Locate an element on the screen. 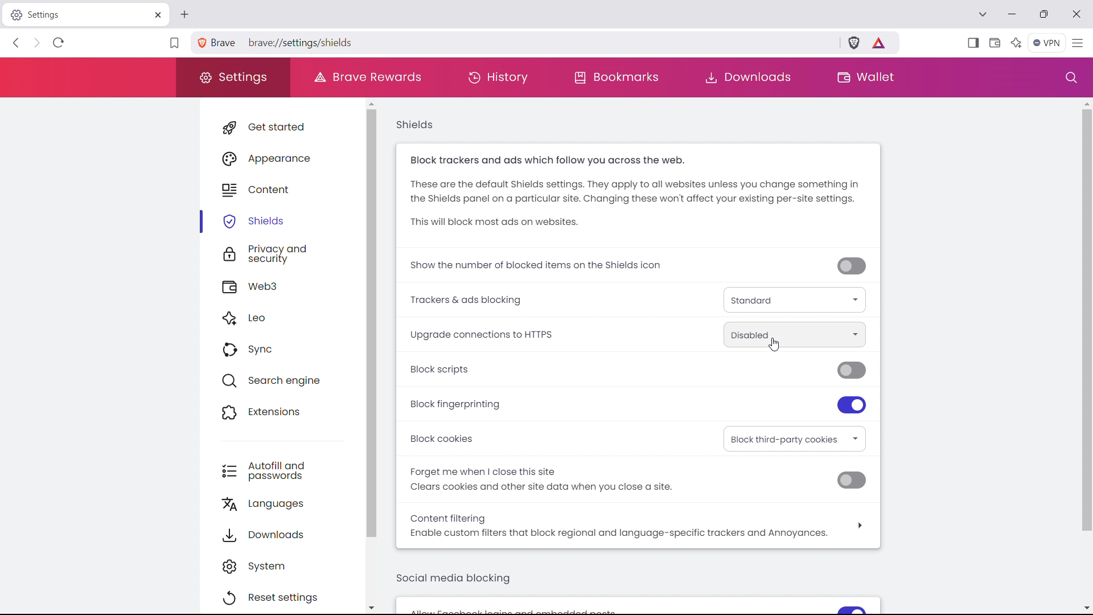 The height and width of the screenshot is (615, 1093). appearance is located at coordinates (289, 157).